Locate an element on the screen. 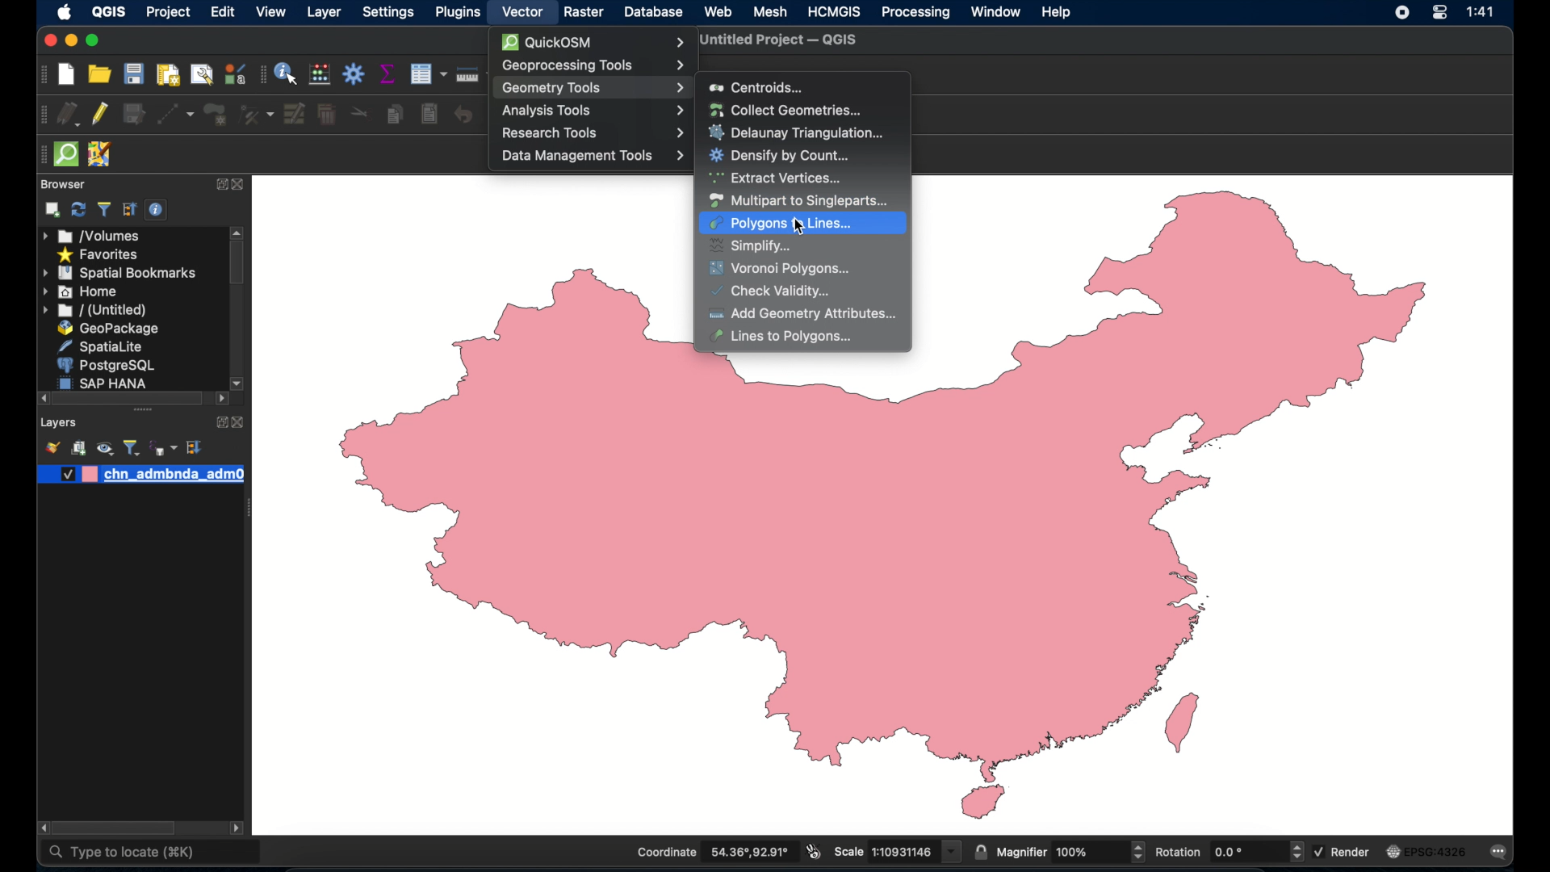  geometry tools is located at coordinates (593, 87).